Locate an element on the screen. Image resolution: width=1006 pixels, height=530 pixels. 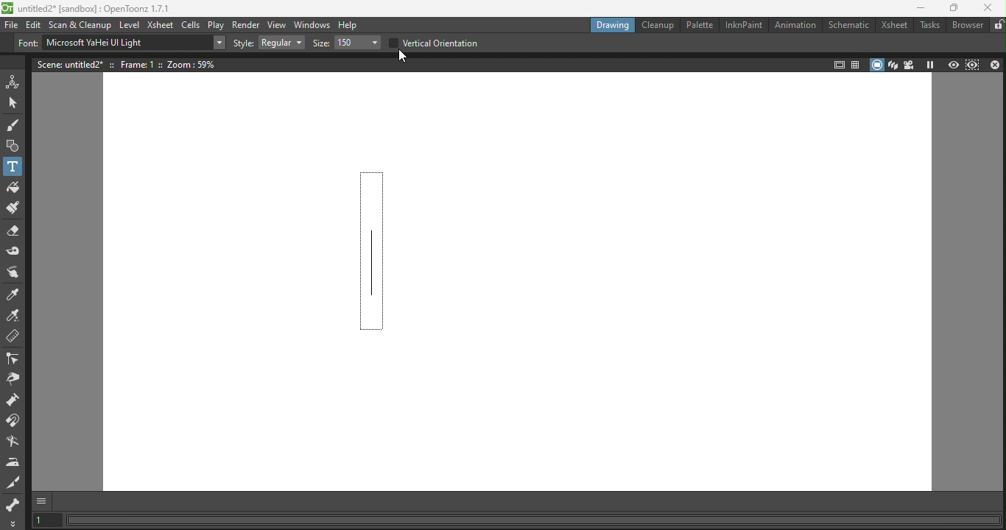
Level is located at coordinates (132, 26).